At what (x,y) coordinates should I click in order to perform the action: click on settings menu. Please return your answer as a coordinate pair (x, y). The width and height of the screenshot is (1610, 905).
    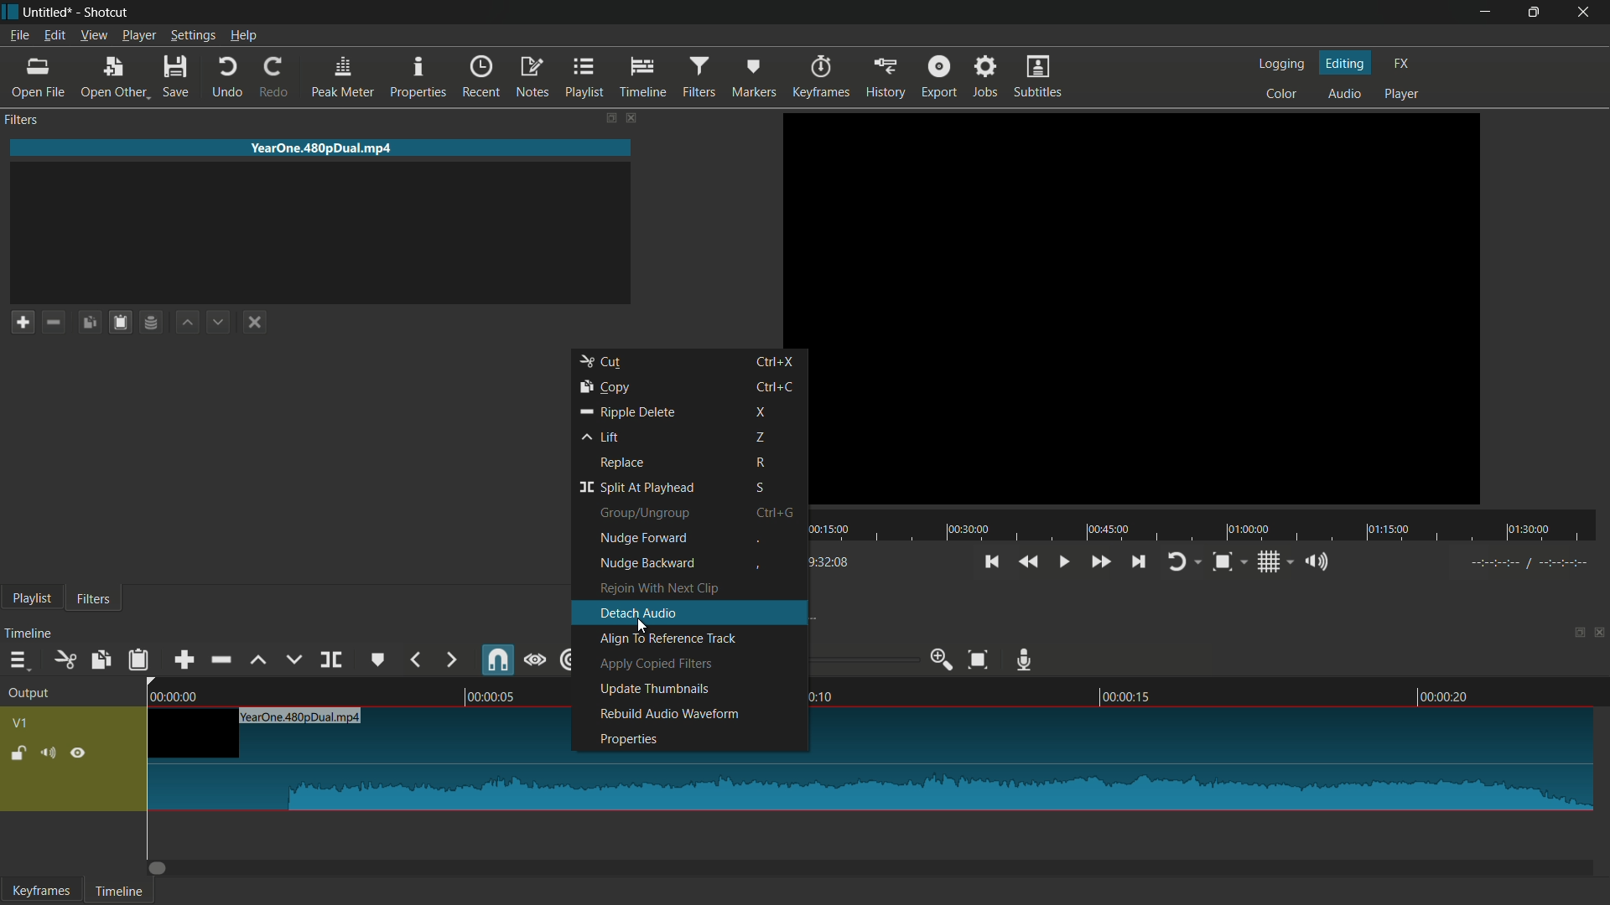
    Looking at the image, I should click on (193, 35).